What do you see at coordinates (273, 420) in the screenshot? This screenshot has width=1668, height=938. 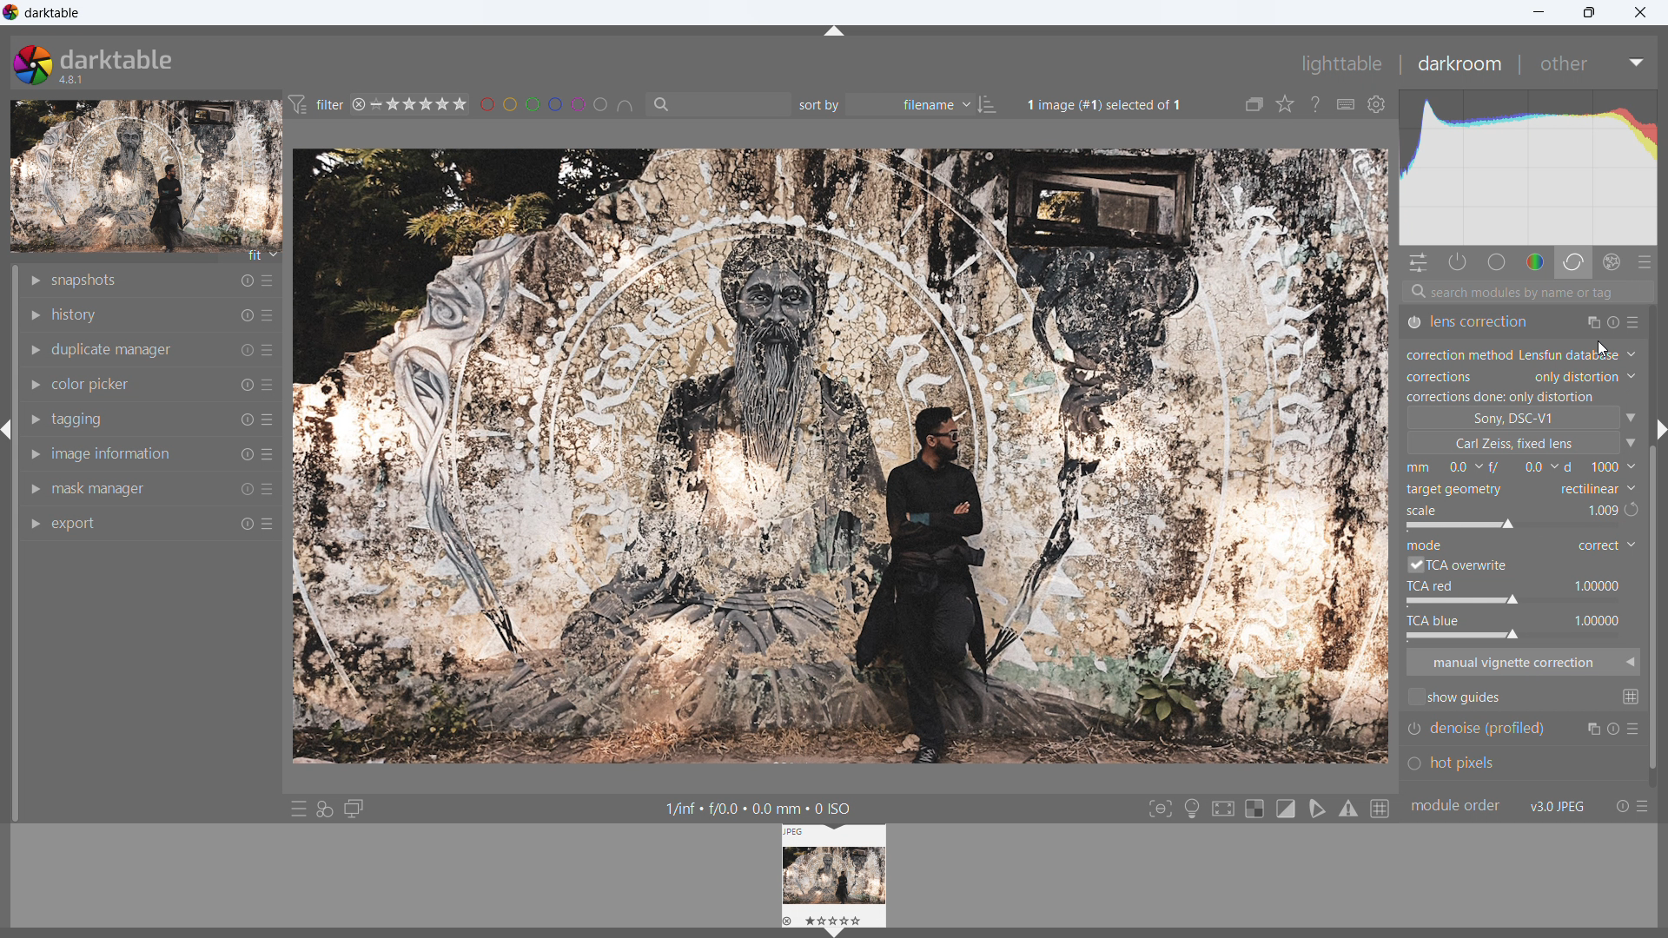 I see `more options` at bounding box center [273, 420].